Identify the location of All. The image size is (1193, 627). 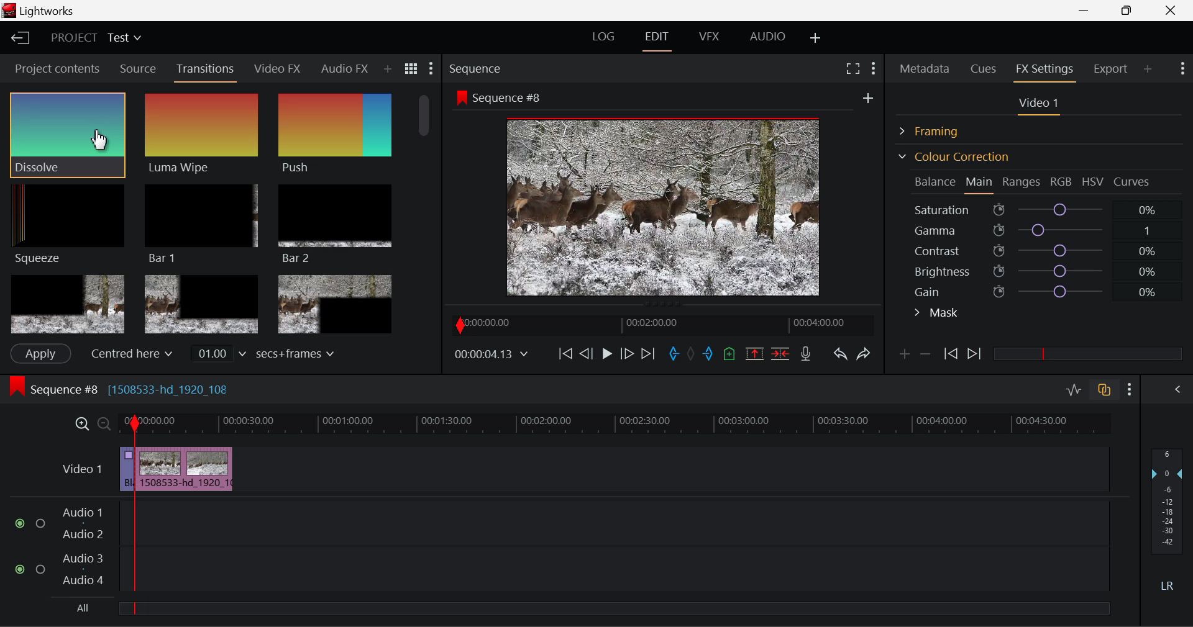
(80, 610).